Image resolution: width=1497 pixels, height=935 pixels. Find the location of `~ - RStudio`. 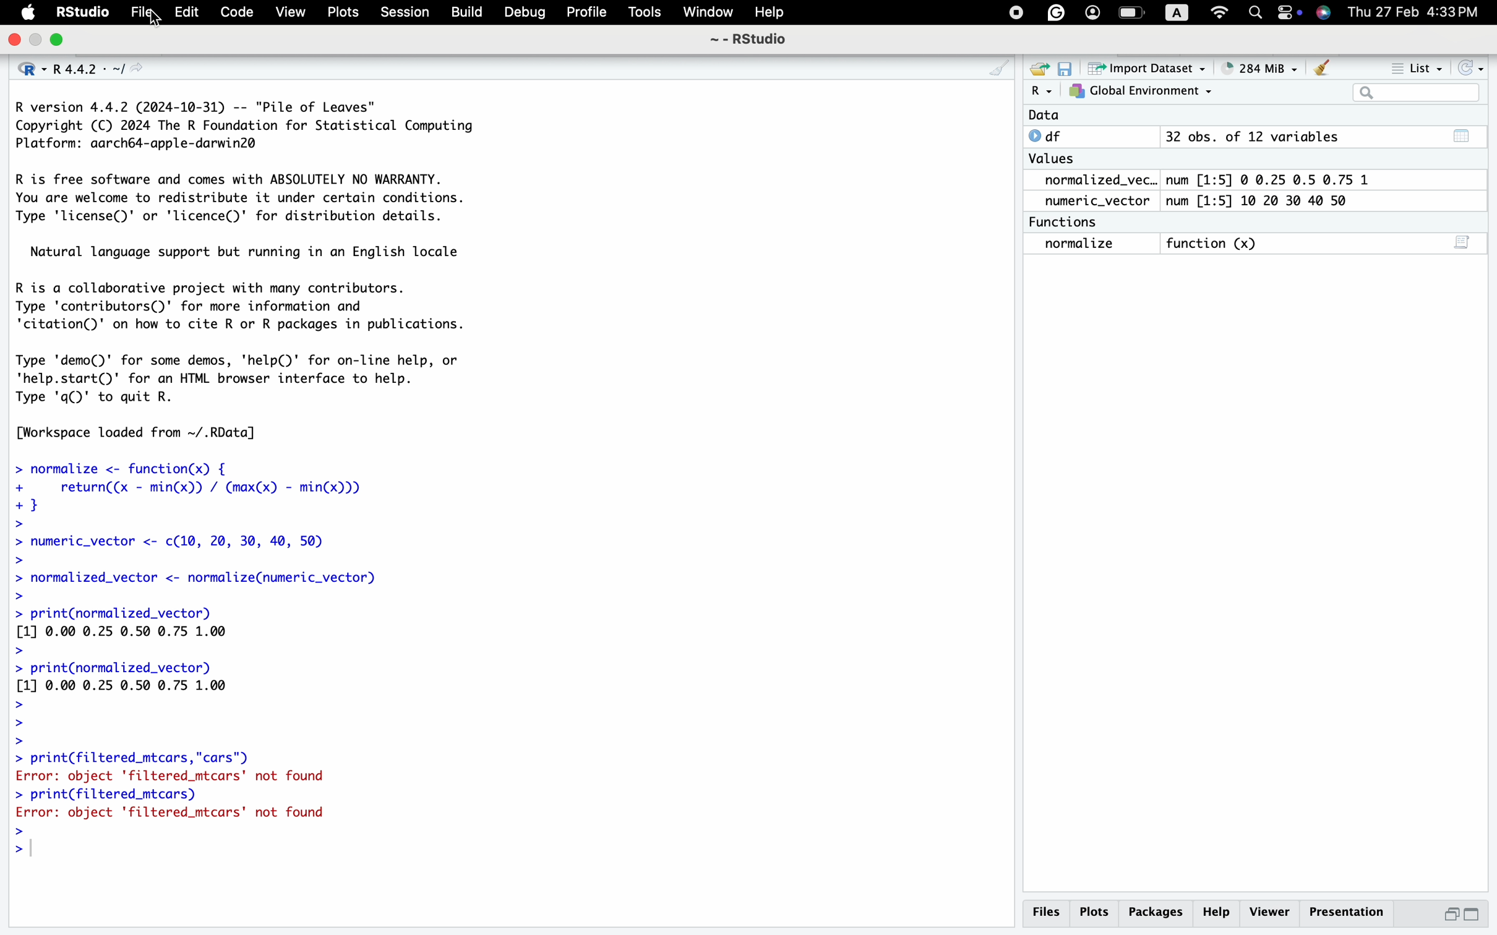

~ - RStudio is located at coordinates (754, 38).